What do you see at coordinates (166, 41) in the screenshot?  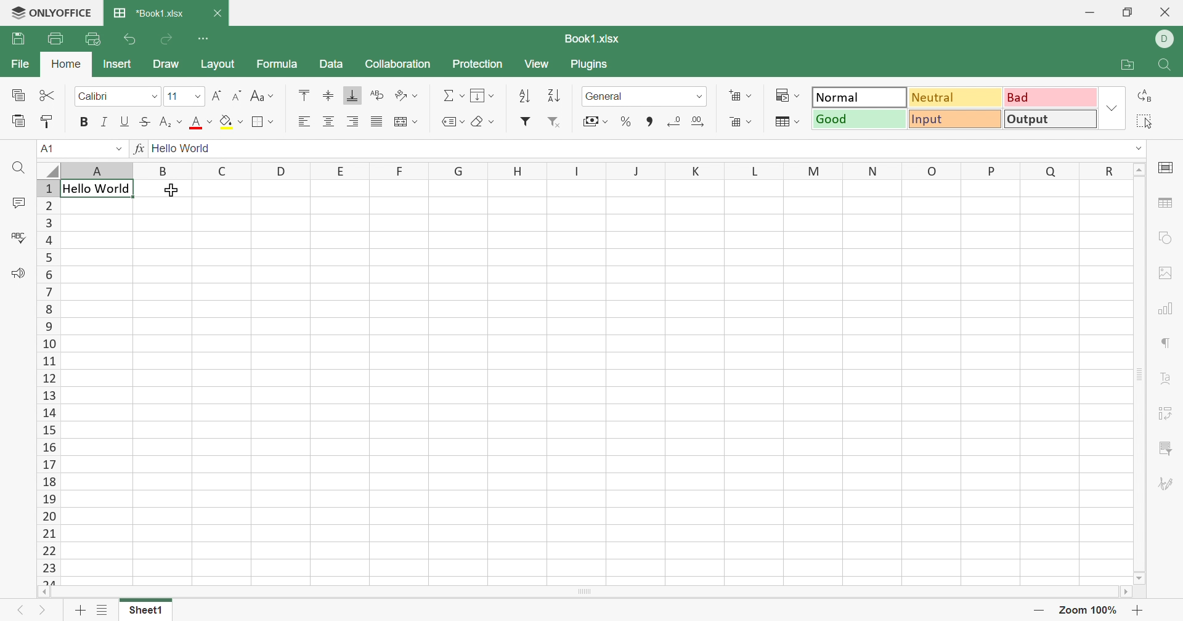 I see `Redo` at bounding box center [166, 41].